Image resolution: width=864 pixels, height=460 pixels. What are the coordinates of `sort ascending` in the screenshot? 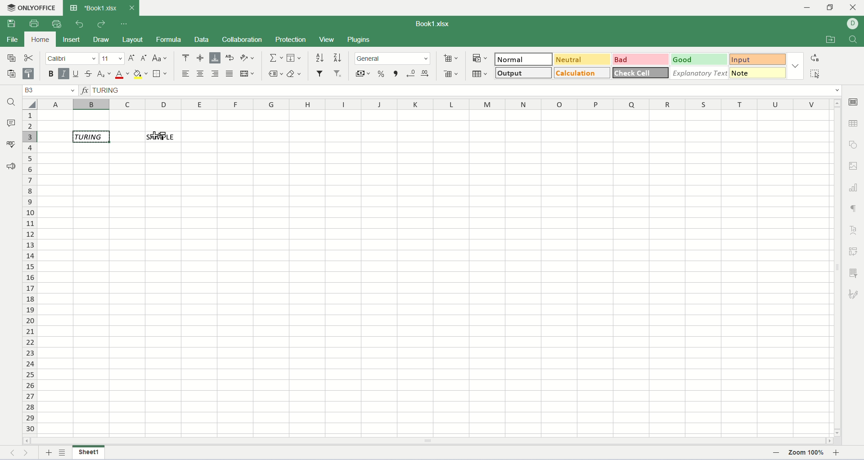 It's located at (320, 59).